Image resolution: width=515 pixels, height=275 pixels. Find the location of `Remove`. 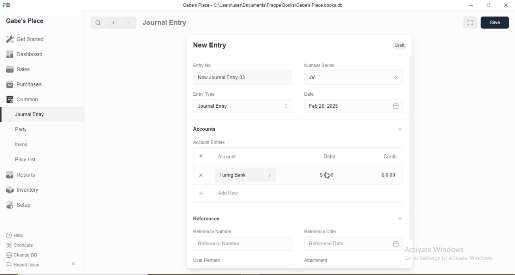

Remove is located at coordinates (201, 175).